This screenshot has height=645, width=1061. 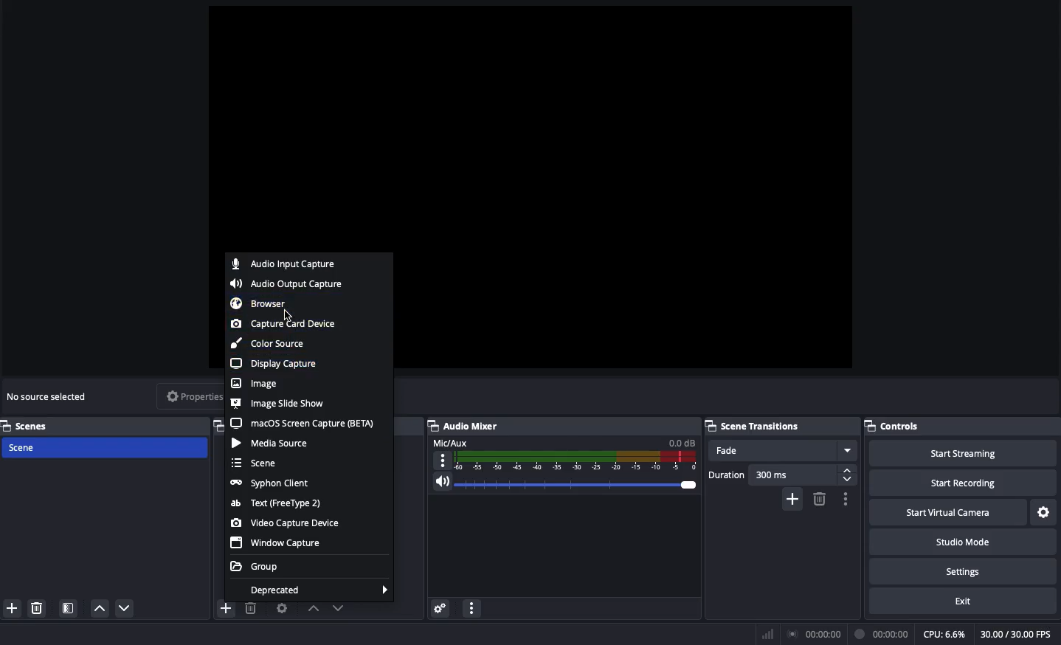 I want to click on Duration, so click(x=778, y=475).